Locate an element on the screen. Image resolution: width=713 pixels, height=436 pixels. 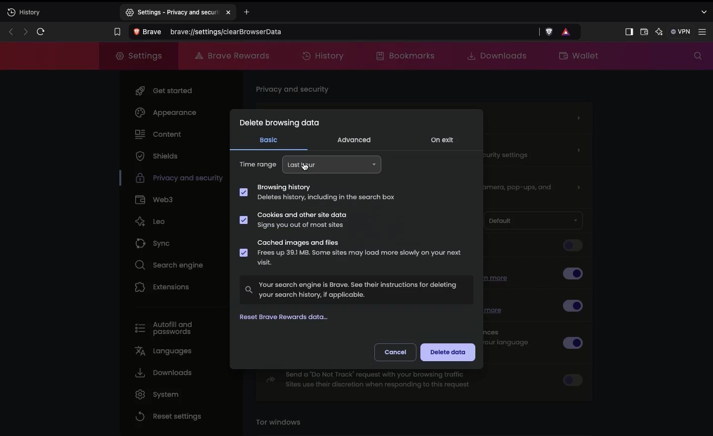
Tor windows is located at coordinates (282, 423).